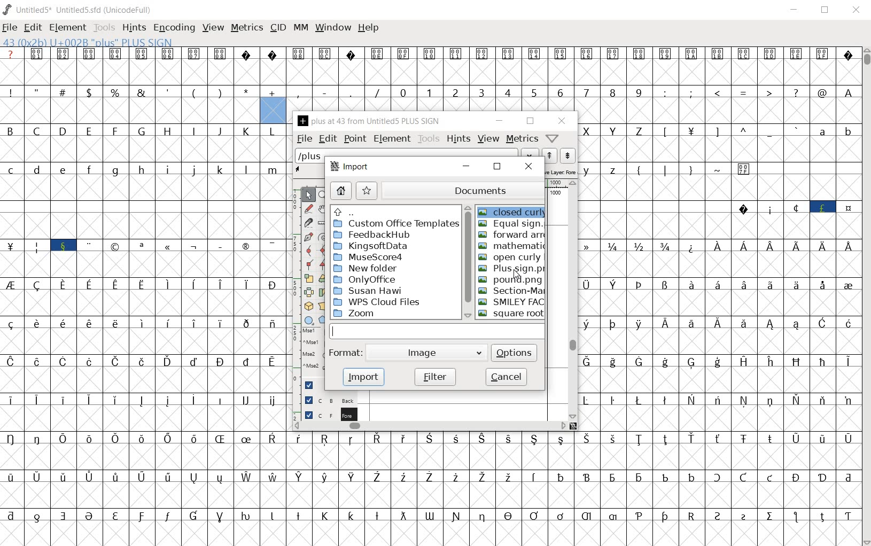 The width and height of the screenshot is (871, 546). I want to click on Guide, so click(309, 385).